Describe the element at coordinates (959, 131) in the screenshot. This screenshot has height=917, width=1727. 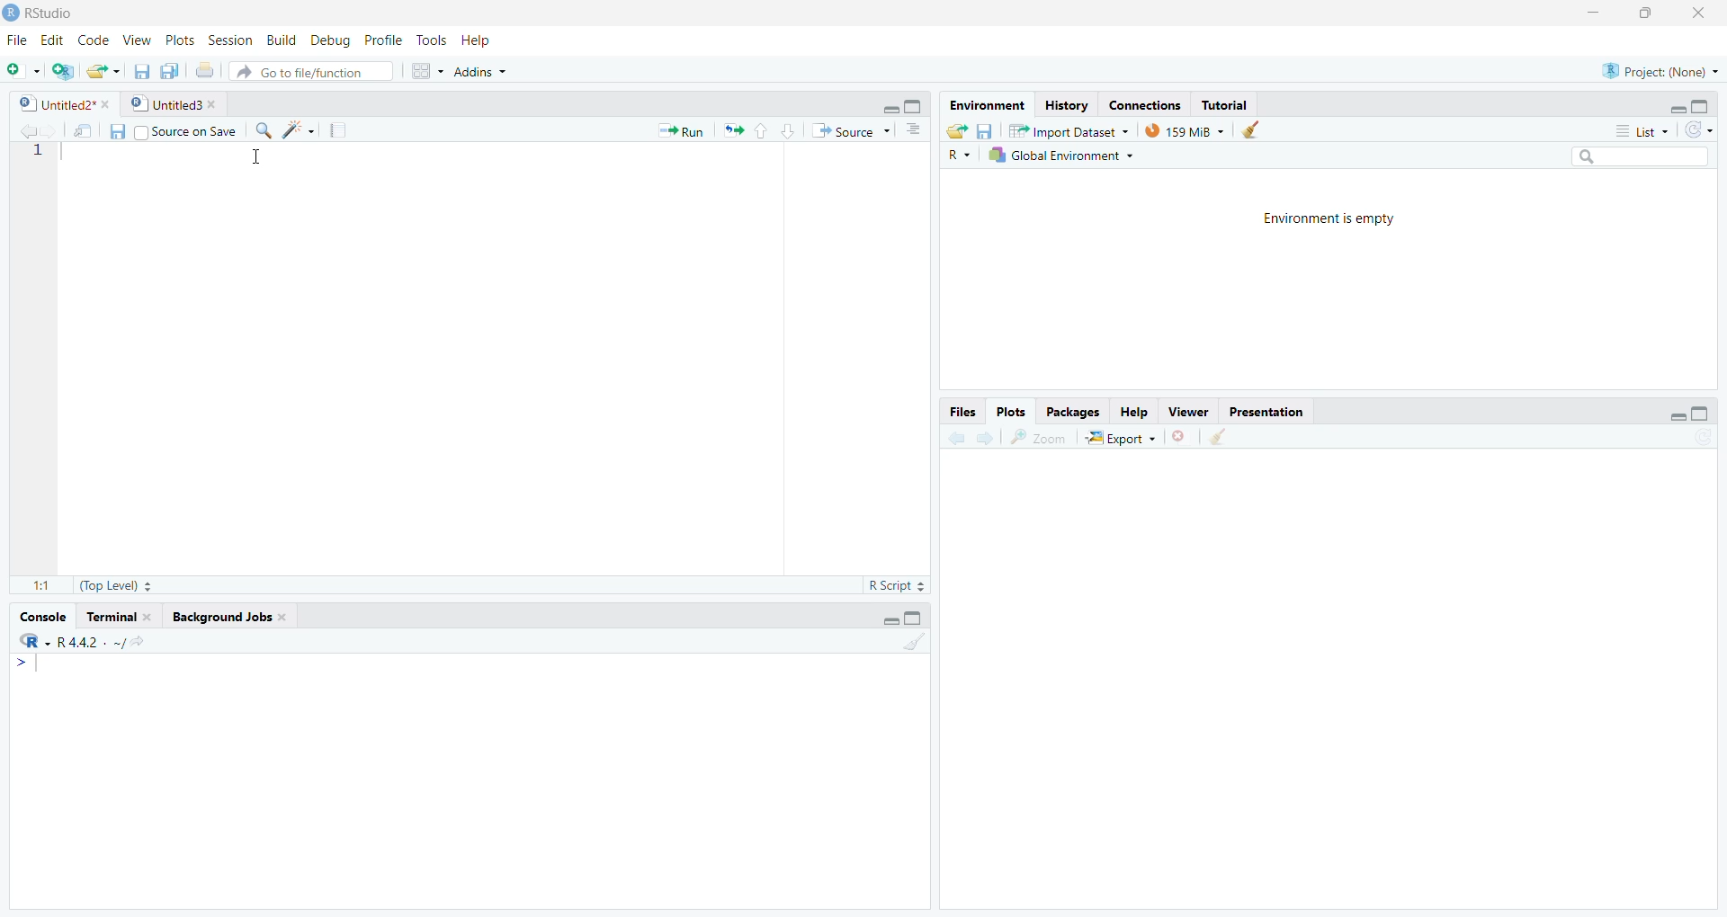
I see `Open folder` at that location.